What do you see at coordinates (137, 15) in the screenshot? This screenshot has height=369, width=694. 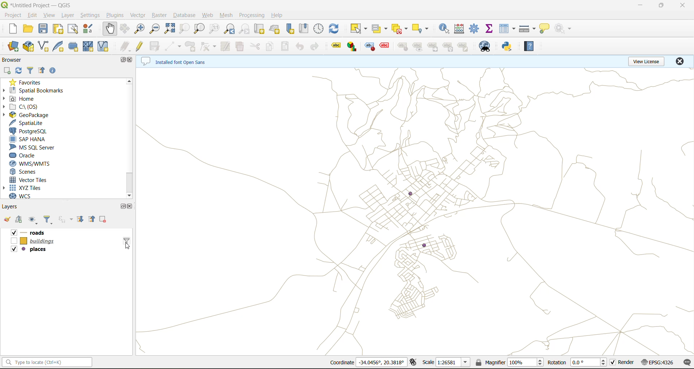 I see `vector` at bounding box center [137, 15].